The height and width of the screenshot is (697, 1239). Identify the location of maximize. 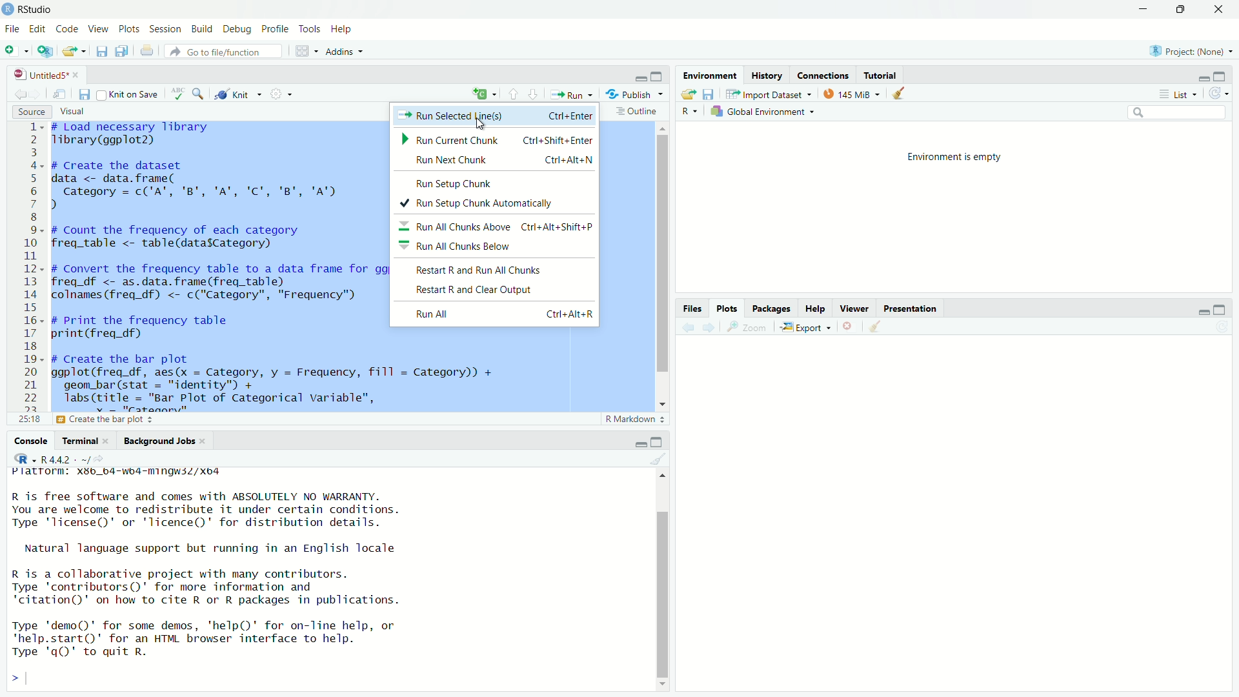
(661, 76).